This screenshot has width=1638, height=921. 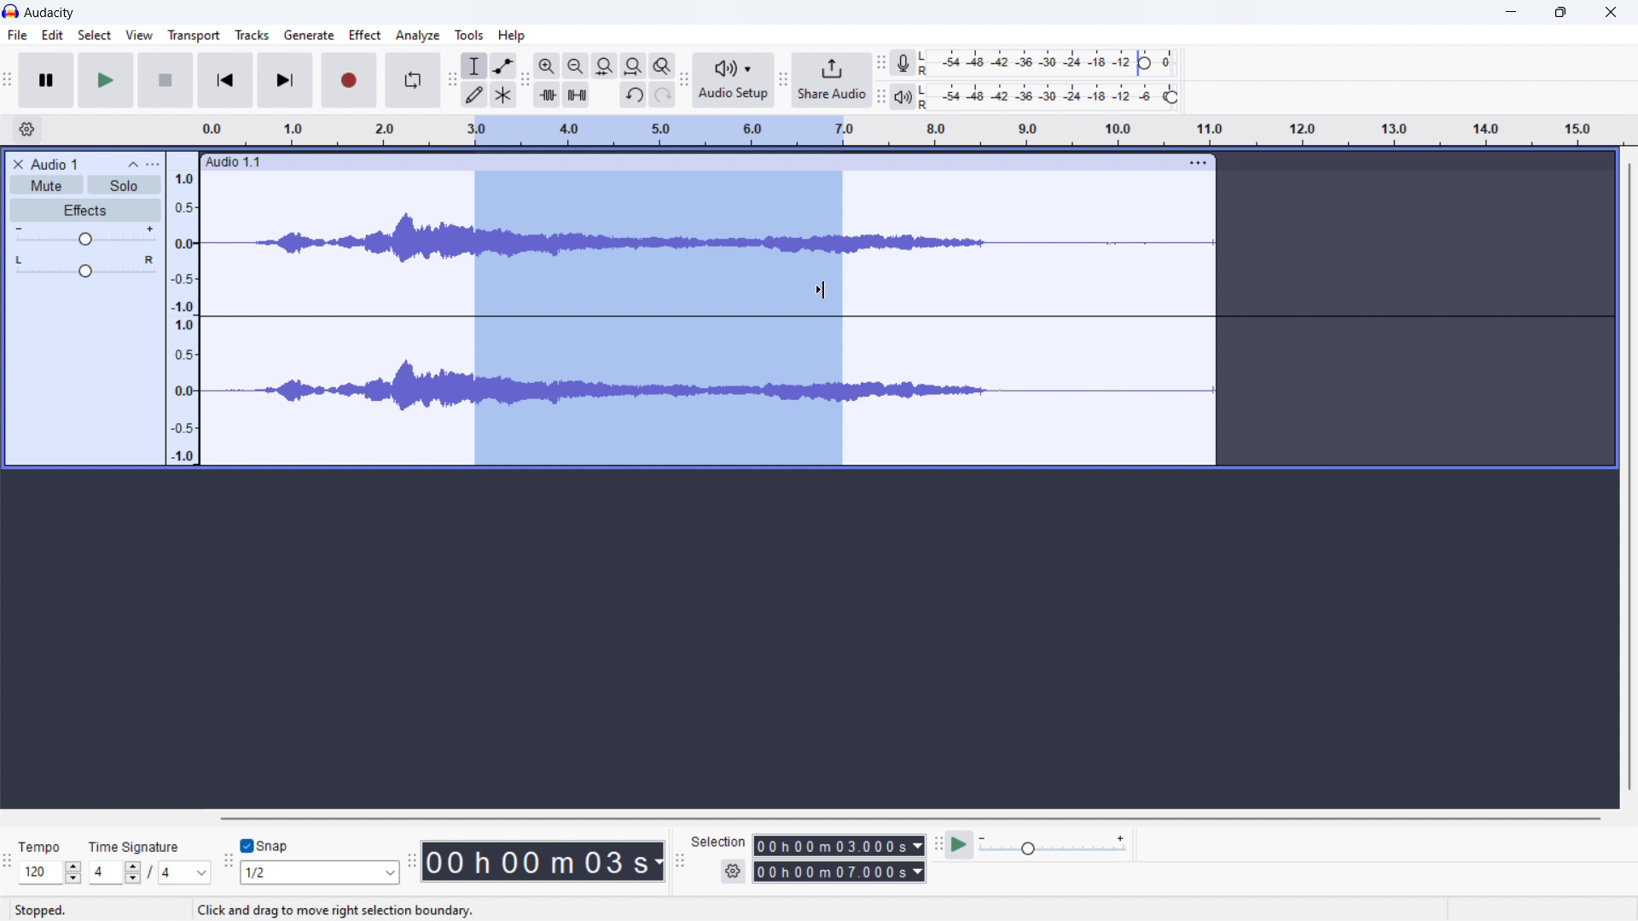 What do you see at coordinates (135, 847) in the screenshot?
I see `time signature` at bounding box center [135, 847].